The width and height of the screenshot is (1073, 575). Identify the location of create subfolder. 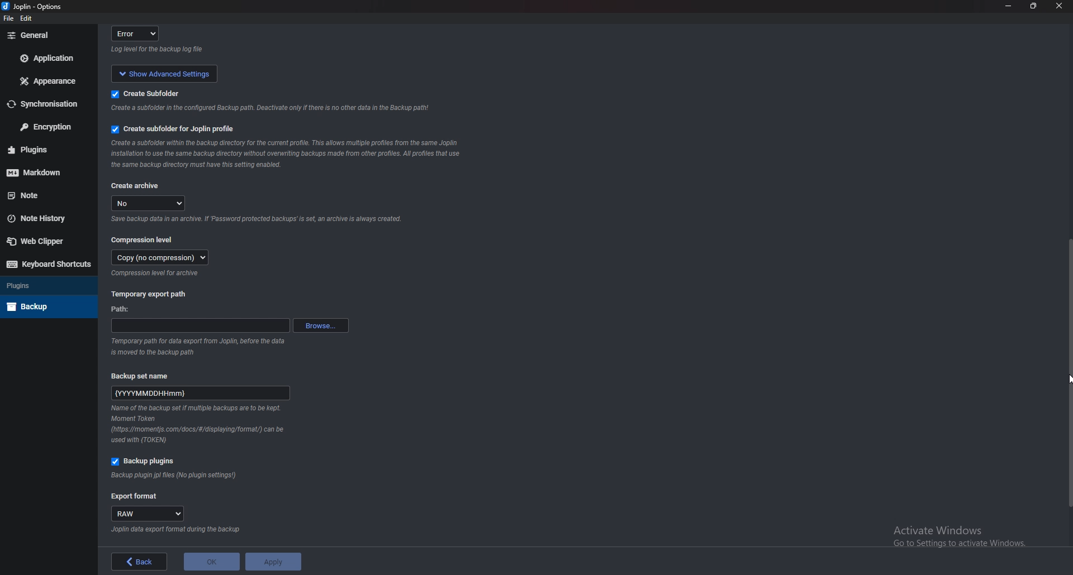
(160, 93).